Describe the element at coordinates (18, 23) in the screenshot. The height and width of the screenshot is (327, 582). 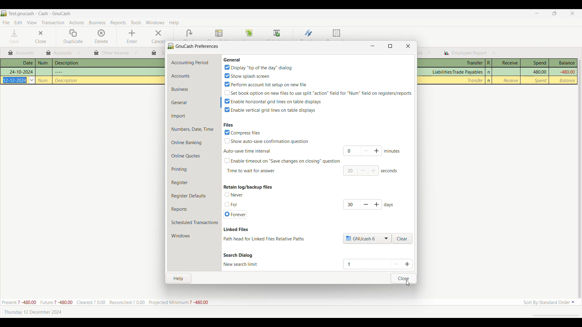
I see `Edit menu` at that location.